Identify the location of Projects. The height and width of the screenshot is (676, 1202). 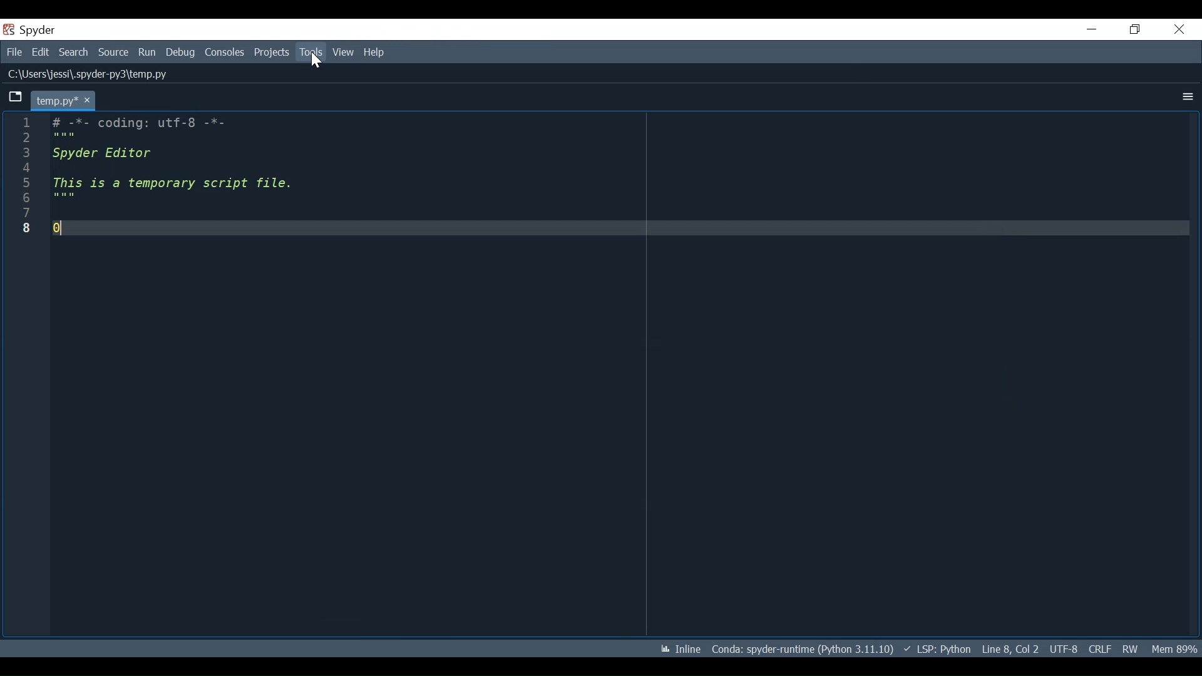
(272, 53).